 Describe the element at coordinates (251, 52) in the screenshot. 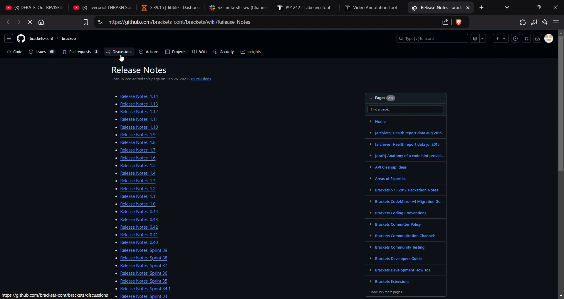

I see `insights` at that location.